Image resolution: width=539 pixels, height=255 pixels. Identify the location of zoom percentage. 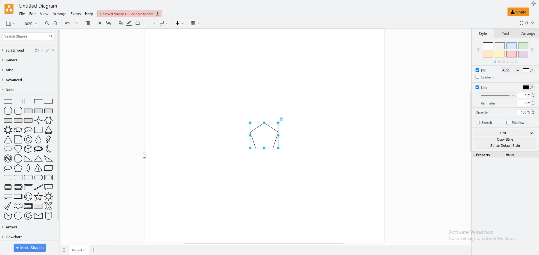
(31, 24).